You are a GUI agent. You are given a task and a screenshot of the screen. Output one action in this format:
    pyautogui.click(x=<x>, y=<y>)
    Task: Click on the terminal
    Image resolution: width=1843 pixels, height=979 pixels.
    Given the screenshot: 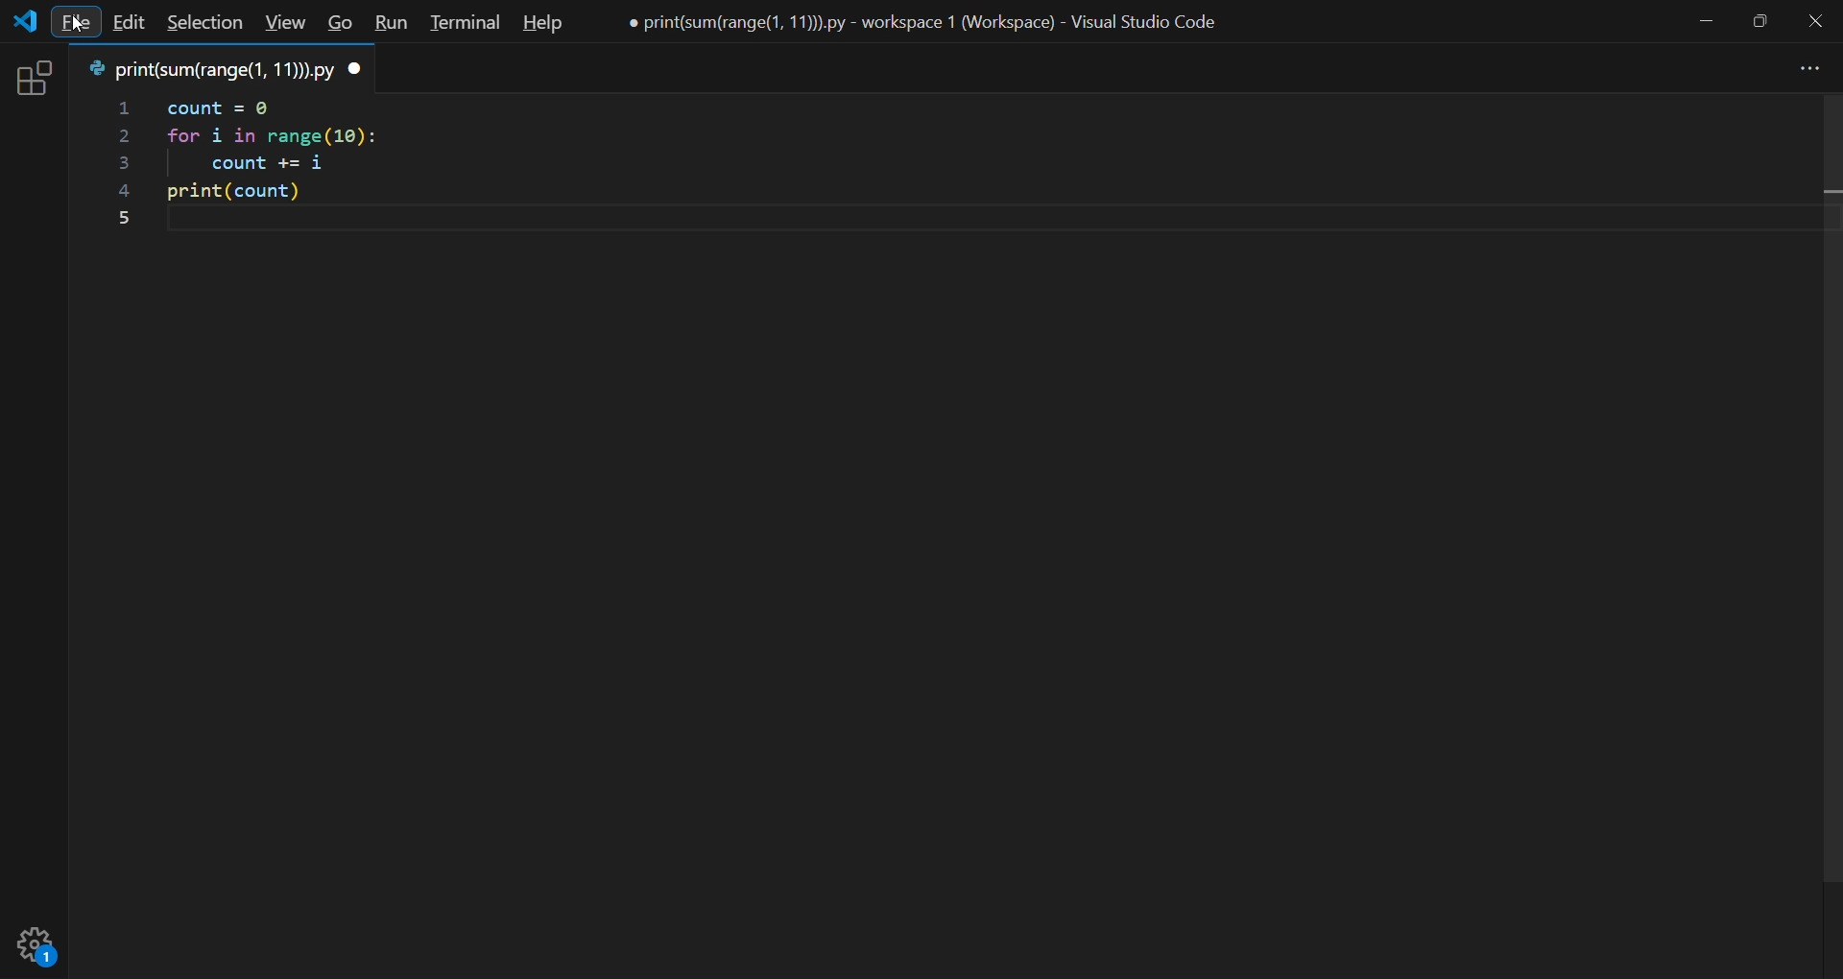 What is the action you would take?
    pyautogui.click(x=460, y=23)
    